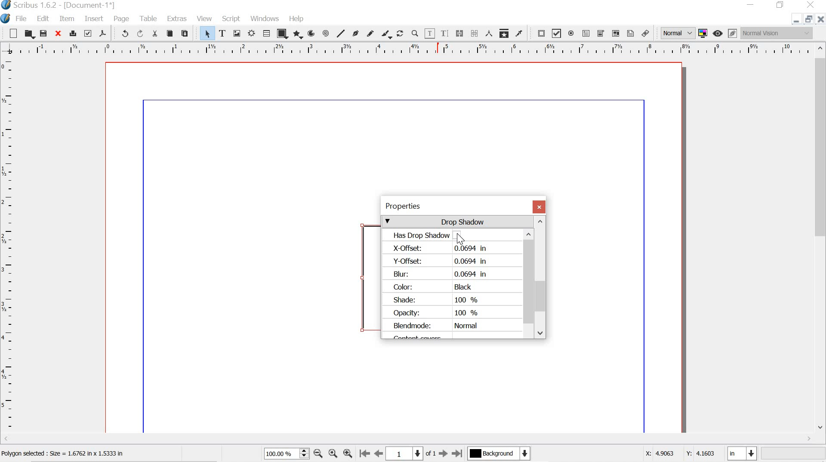  Describe the element at coordinates (459, 33) in the screenshot. I see `link text frame` at that location.